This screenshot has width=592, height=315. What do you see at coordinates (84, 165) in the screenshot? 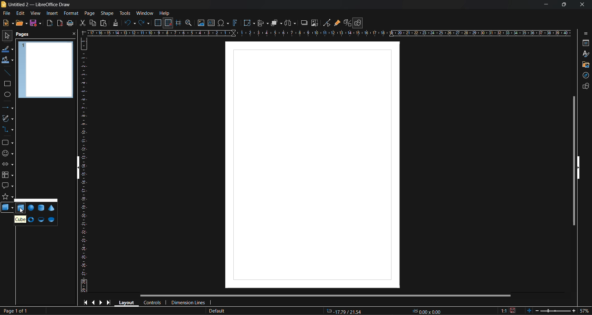
I see `vertical ruler` at bounding box center [84, 165].